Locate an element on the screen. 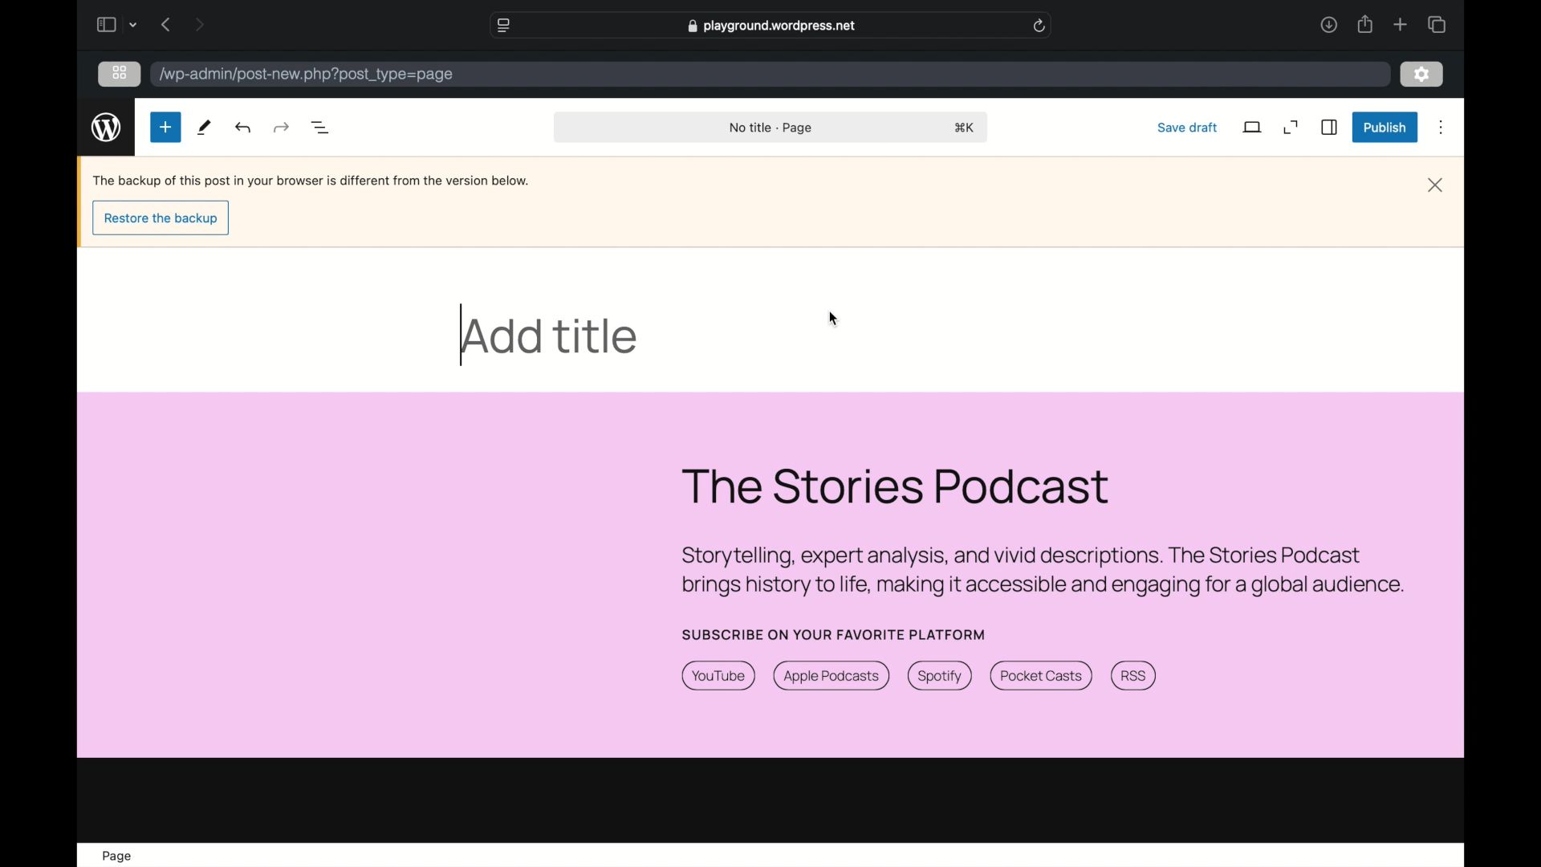 This screenshot has width=1541, height=867. redo is located at coordinates (245, 127).